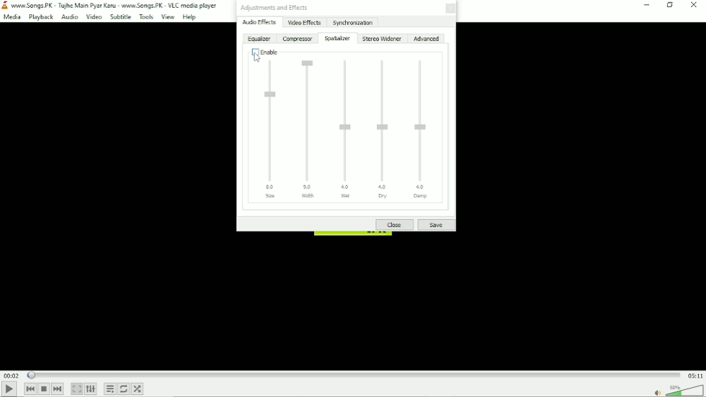  Describe the element at coordinates (9, 389) in the screenshot. I see `Play` at that location.